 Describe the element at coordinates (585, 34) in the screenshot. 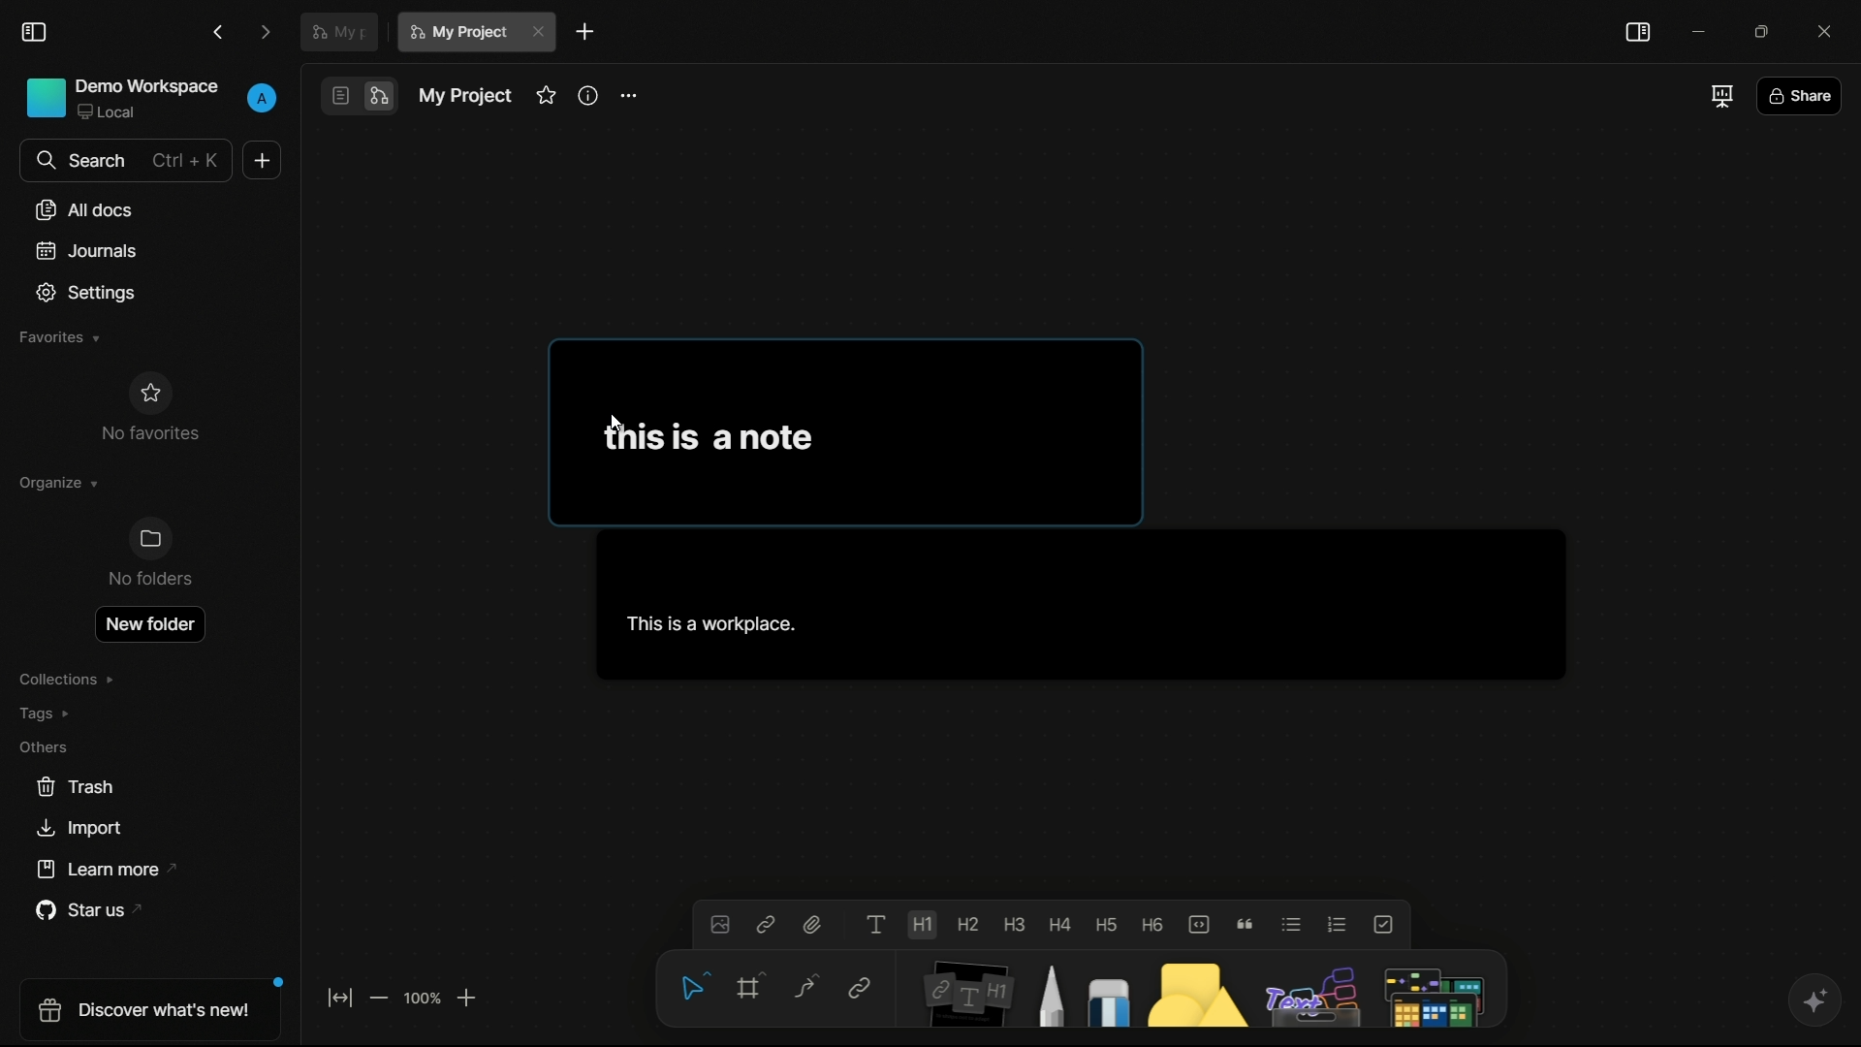

I see `new document` at that location.